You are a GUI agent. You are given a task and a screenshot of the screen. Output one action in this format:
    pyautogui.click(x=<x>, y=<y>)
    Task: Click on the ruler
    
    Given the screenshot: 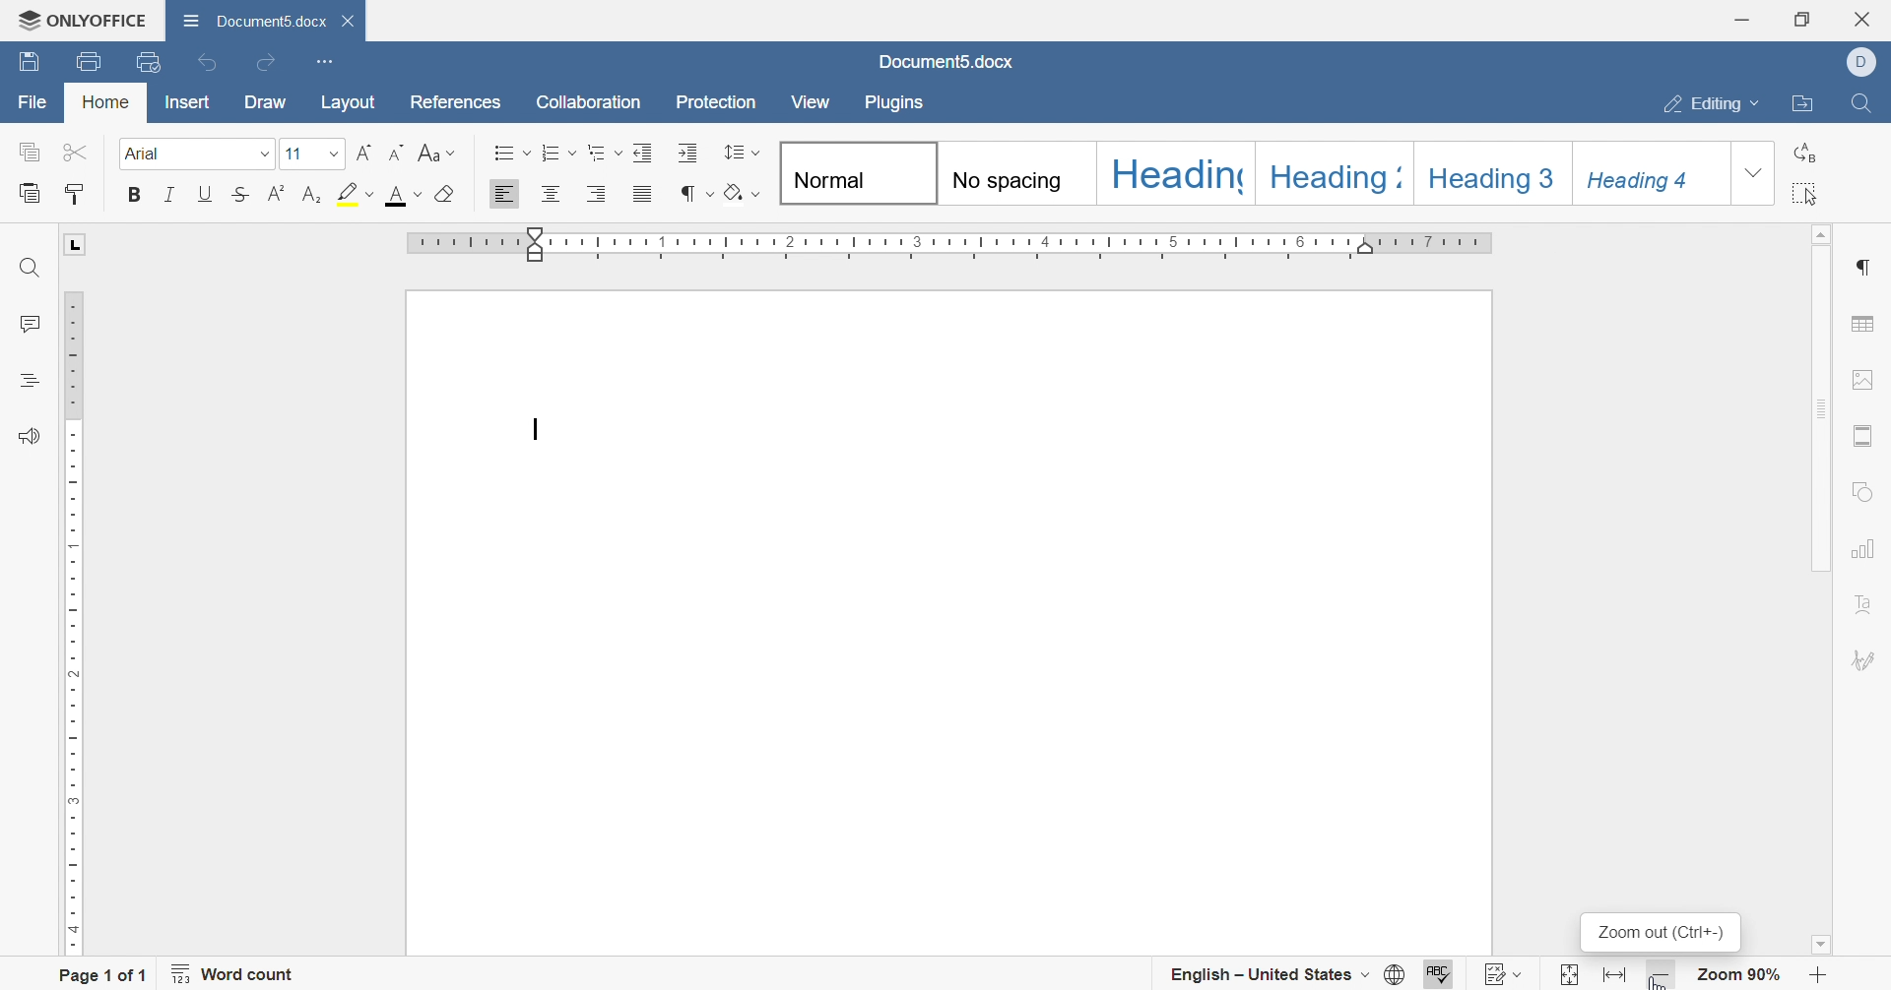 What is the action you would take?
    pyautogui.click(x=71, y=622)
    